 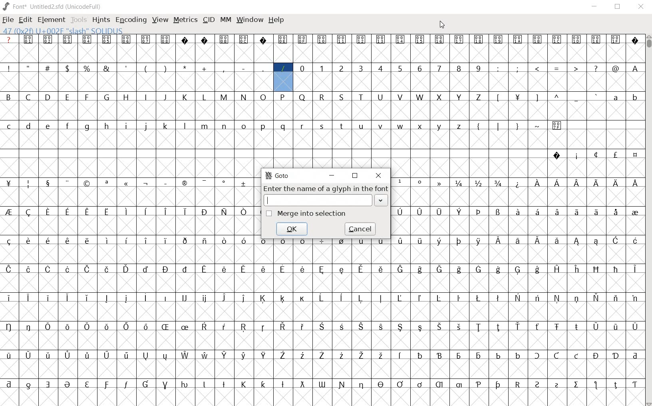 I want to click on glyph, so click(x=263, y=384).